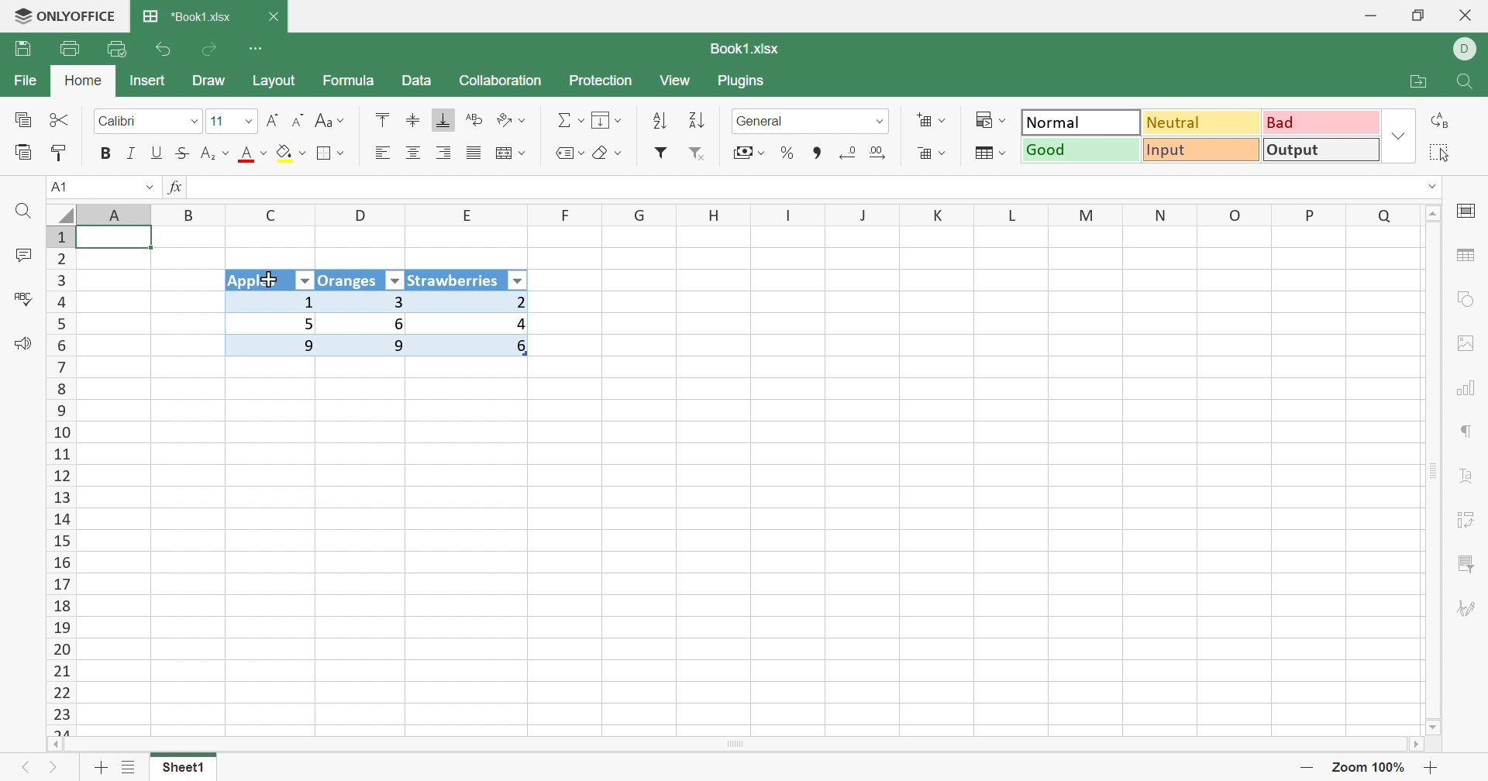 The height and width of the screenshot is (781, 1488). Describe the element at coordinates (989, 153) in the screenshot. I see `Format as table template` at that location.